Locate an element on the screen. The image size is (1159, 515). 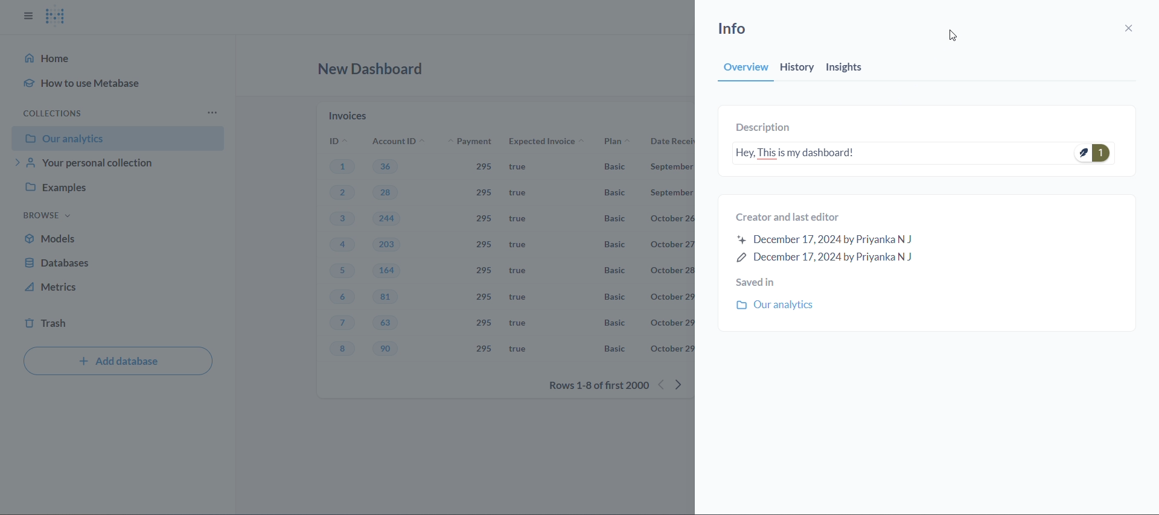
295 is located at coordinates (485, 218).